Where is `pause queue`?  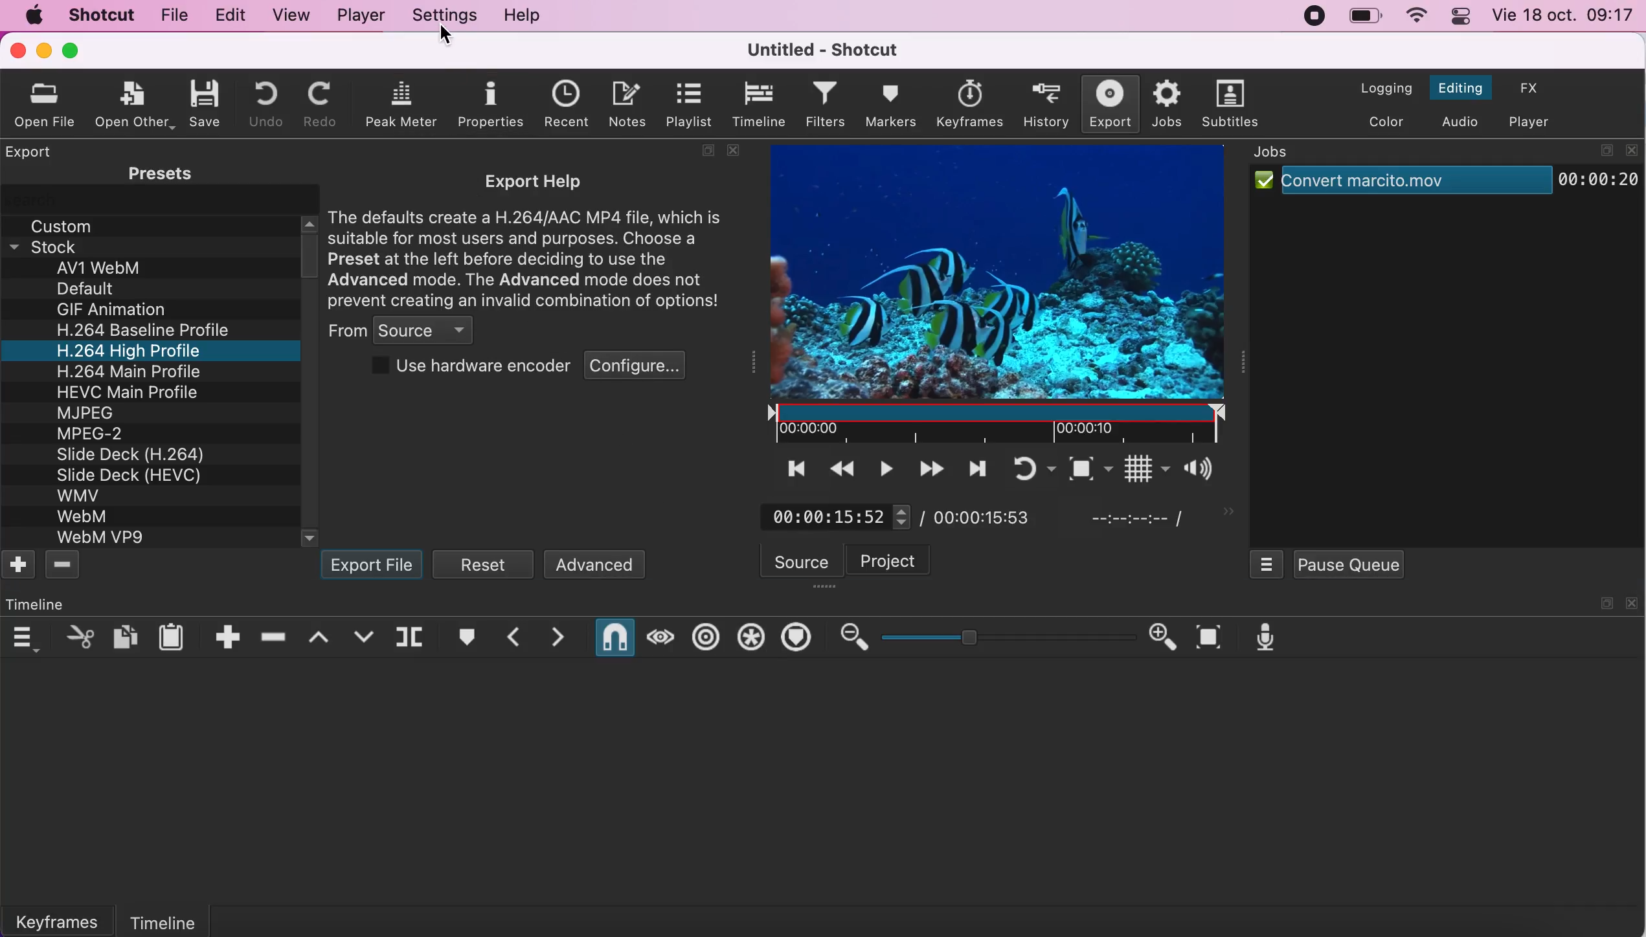
pause queue is located at coordinates (1347, 564).